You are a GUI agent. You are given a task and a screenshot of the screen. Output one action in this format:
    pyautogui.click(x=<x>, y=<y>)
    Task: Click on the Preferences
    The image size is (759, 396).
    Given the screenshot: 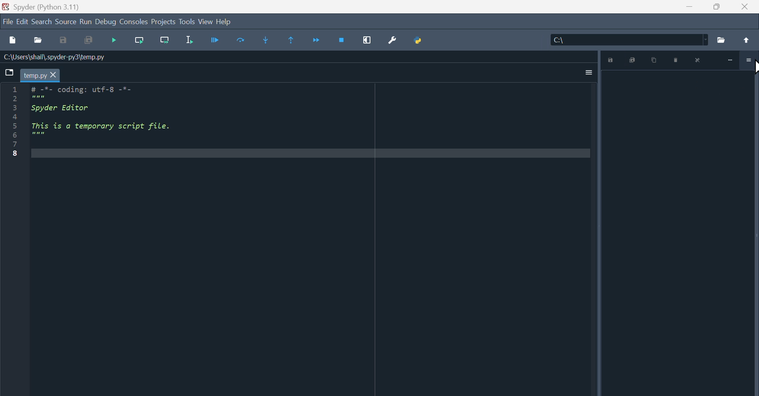 What is the action you would take?
    pyautogui.click(x=389, y=40)
    